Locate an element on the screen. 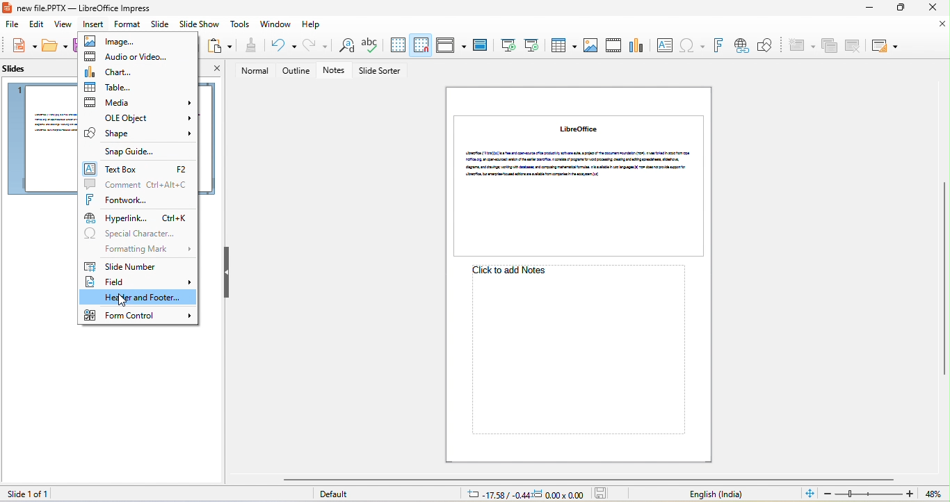 Image resolution: width=950 pixels, height=502 pixels. zoom is located at coordinates (869, 494).